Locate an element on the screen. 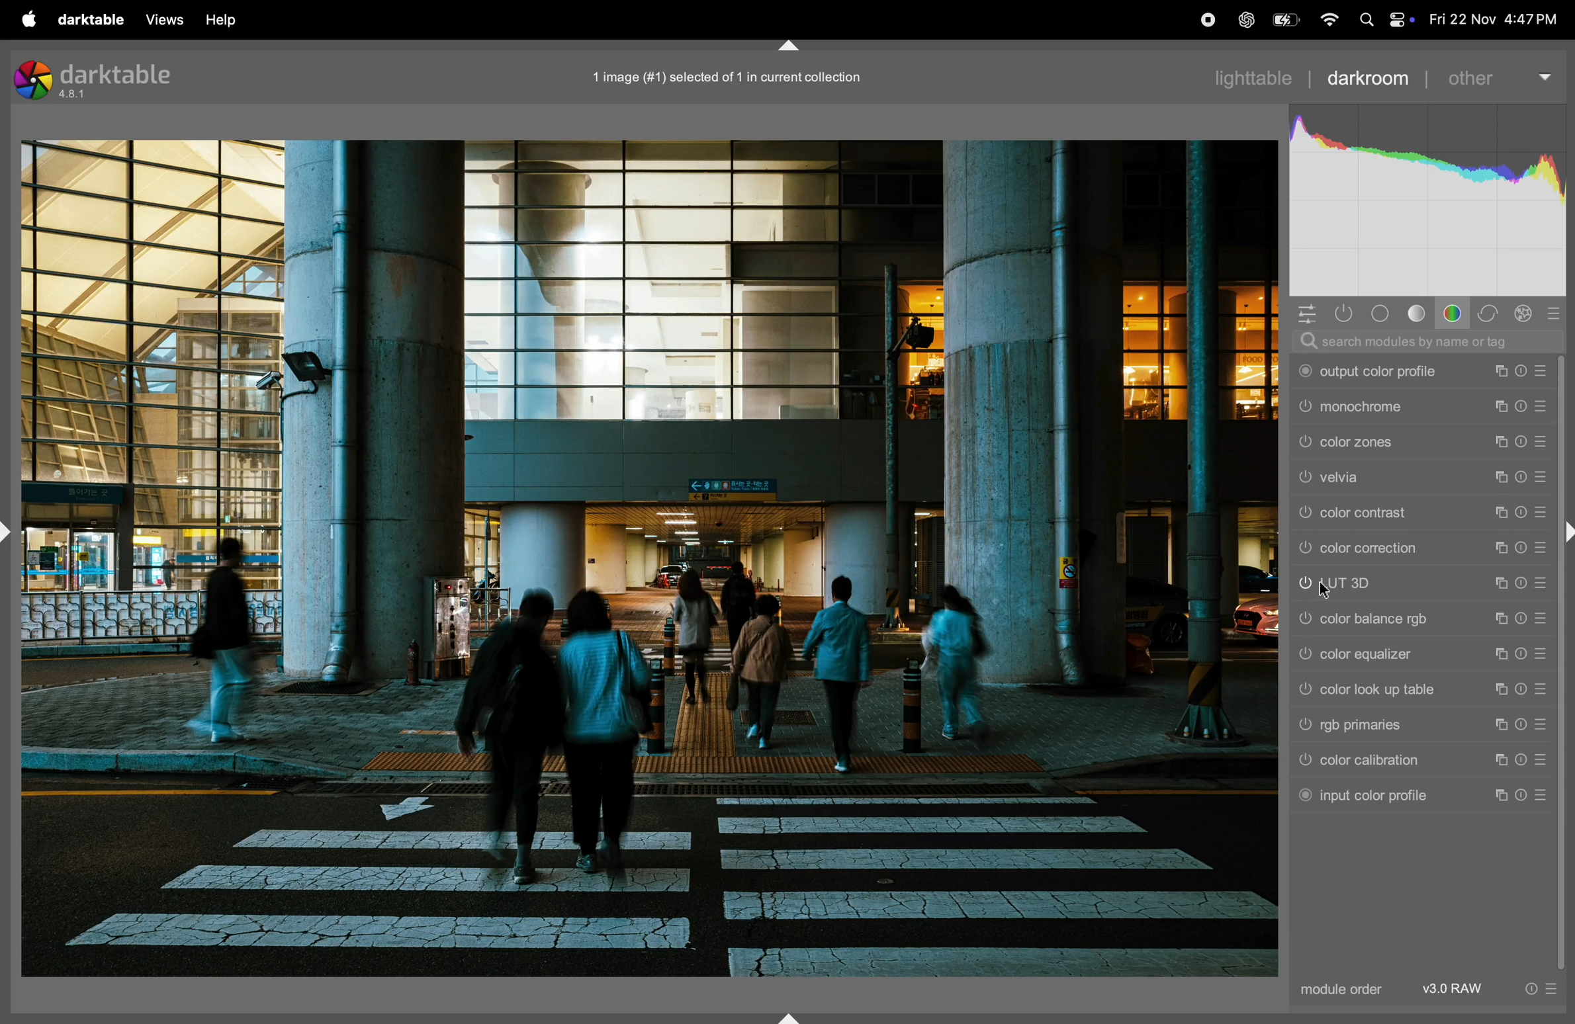 This screenshot has height=1024, width=1575. reset is located at coordinates (1521, 369).